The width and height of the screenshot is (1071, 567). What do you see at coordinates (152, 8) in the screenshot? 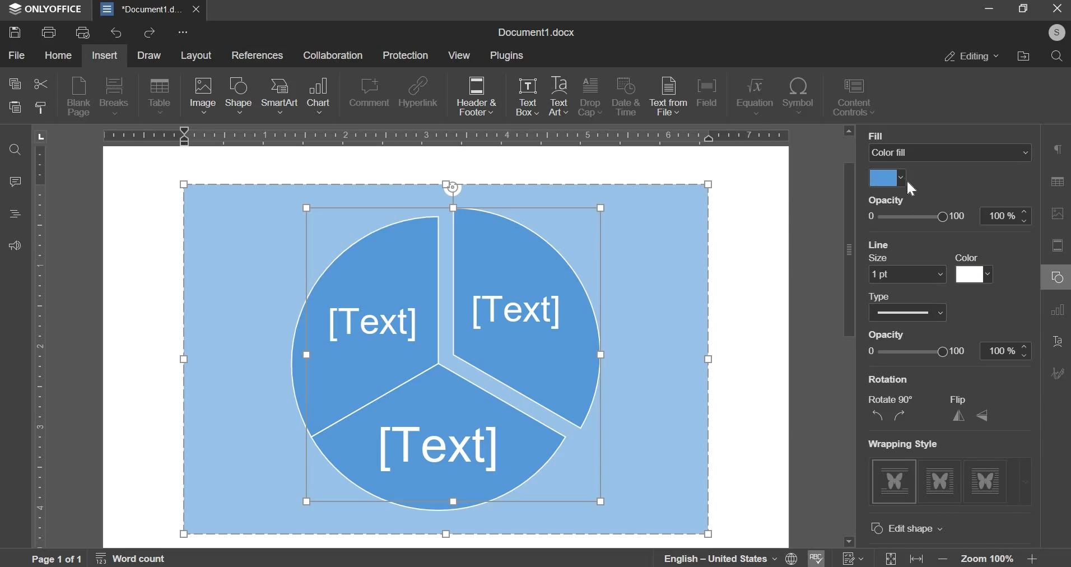
I see `document1` at bounding box center [152, 8].